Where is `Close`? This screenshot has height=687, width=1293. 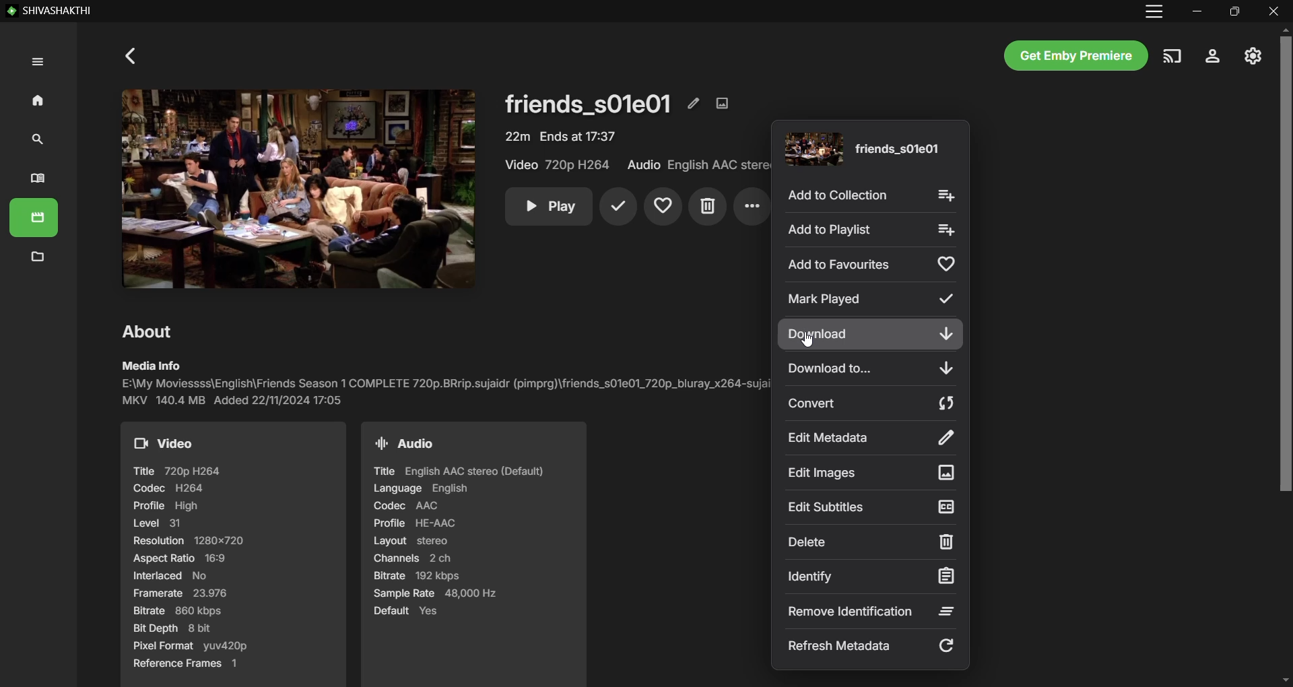 Close is located at coordinates (1274, 11).